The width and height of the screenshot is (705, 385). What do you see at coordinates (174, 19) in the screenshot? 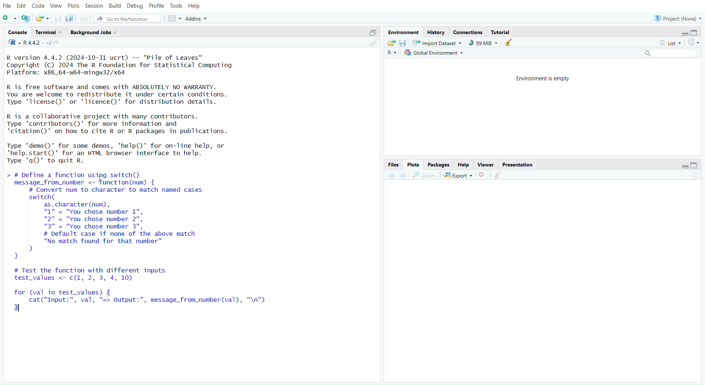
I see `Workspace panes` at bounding box center [174, 19].